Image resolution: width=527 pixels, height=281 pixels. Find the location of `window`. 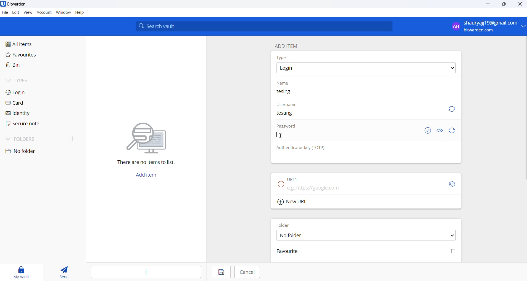

window is located at coordinates (63, 13).